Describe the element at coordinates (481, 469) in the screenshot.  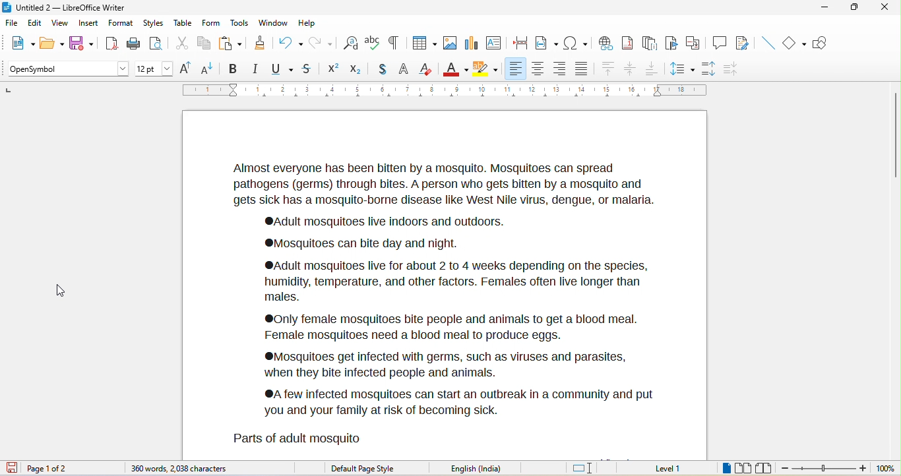
I see `text language` at that location.